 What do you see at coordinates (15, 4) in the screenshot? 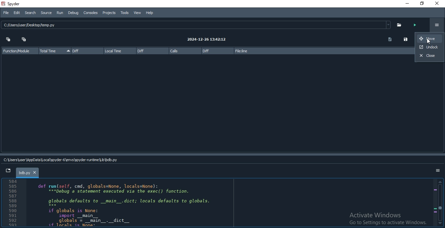
I see `spyder` at bounding box center [15, 4].